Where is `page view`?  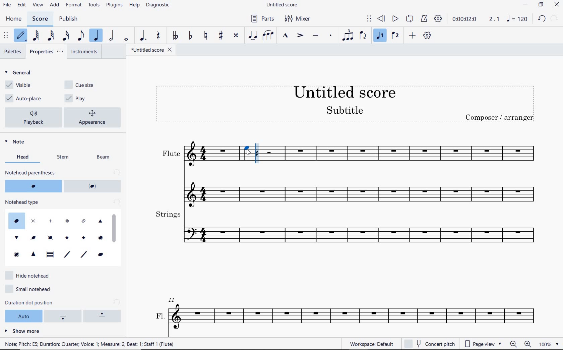
page view is located at coordinates (482, 343).